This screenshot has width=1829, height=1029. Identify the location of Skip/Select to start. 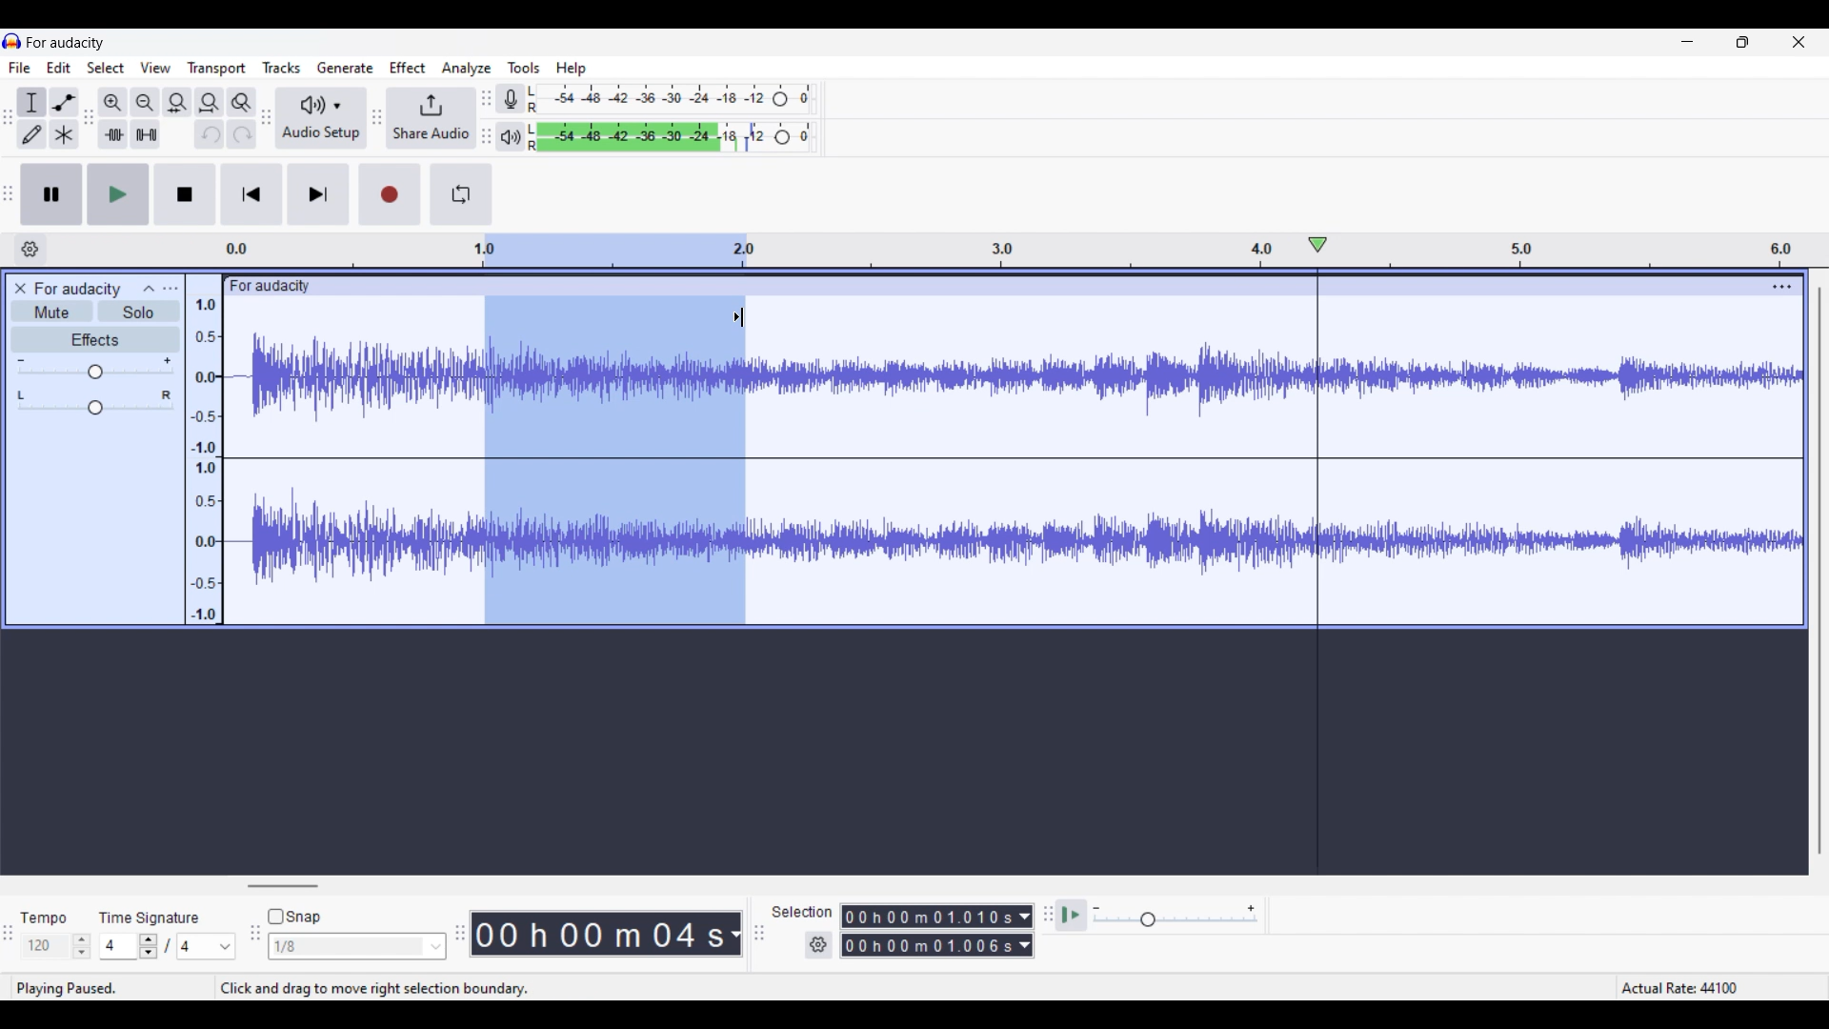
(251, 195).